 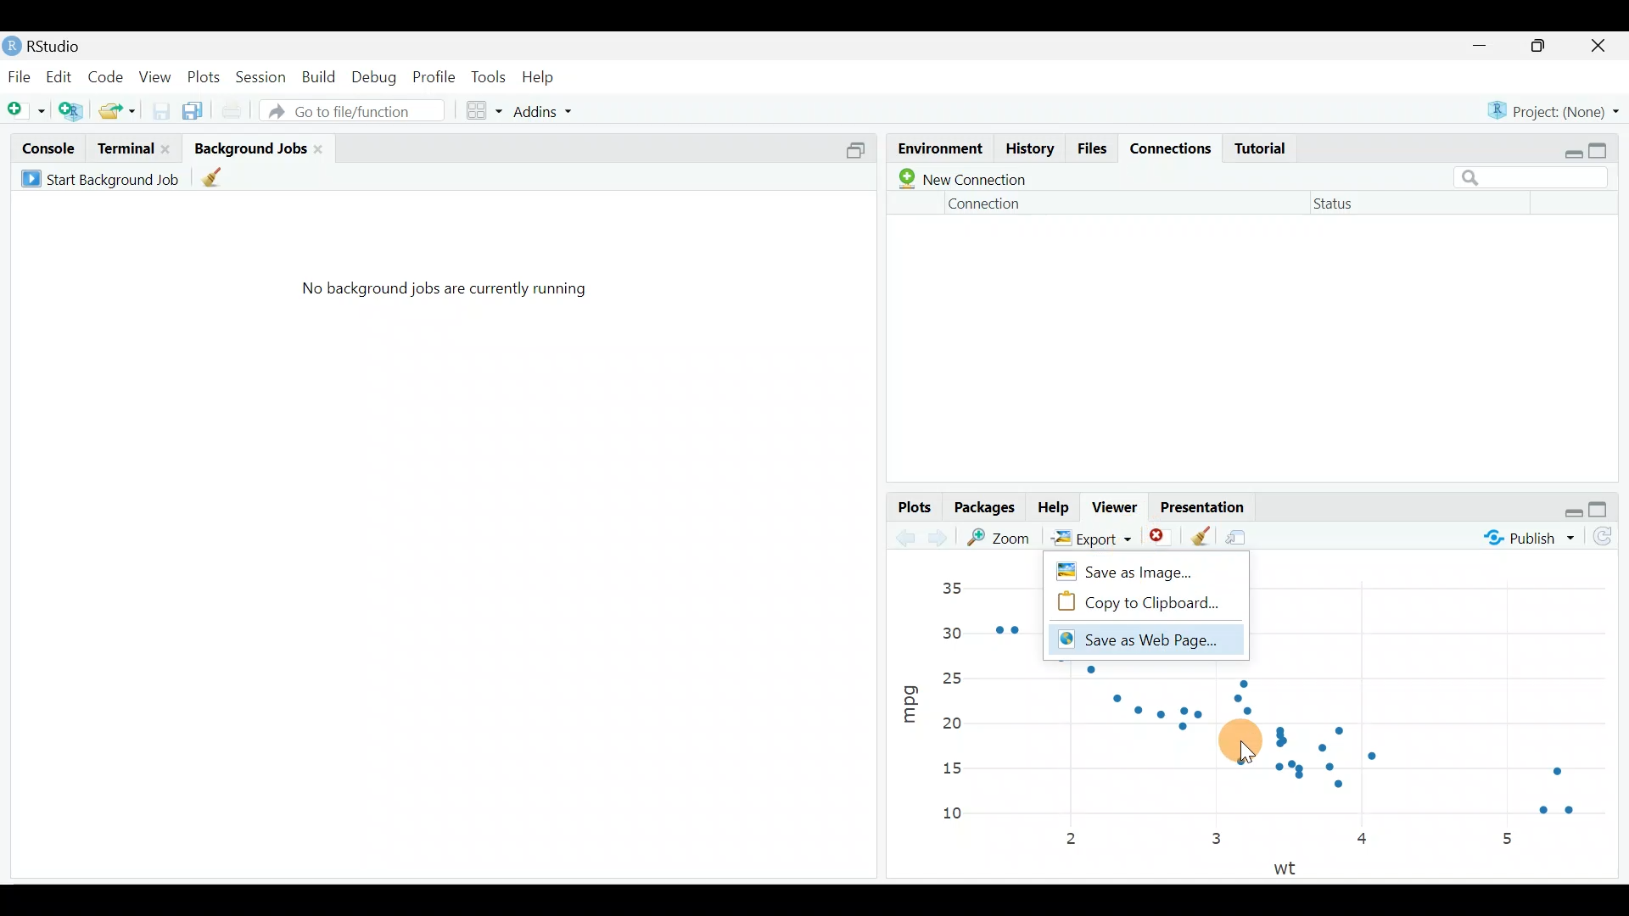 I want to click on Maximize, so click(x=1609, y=151).